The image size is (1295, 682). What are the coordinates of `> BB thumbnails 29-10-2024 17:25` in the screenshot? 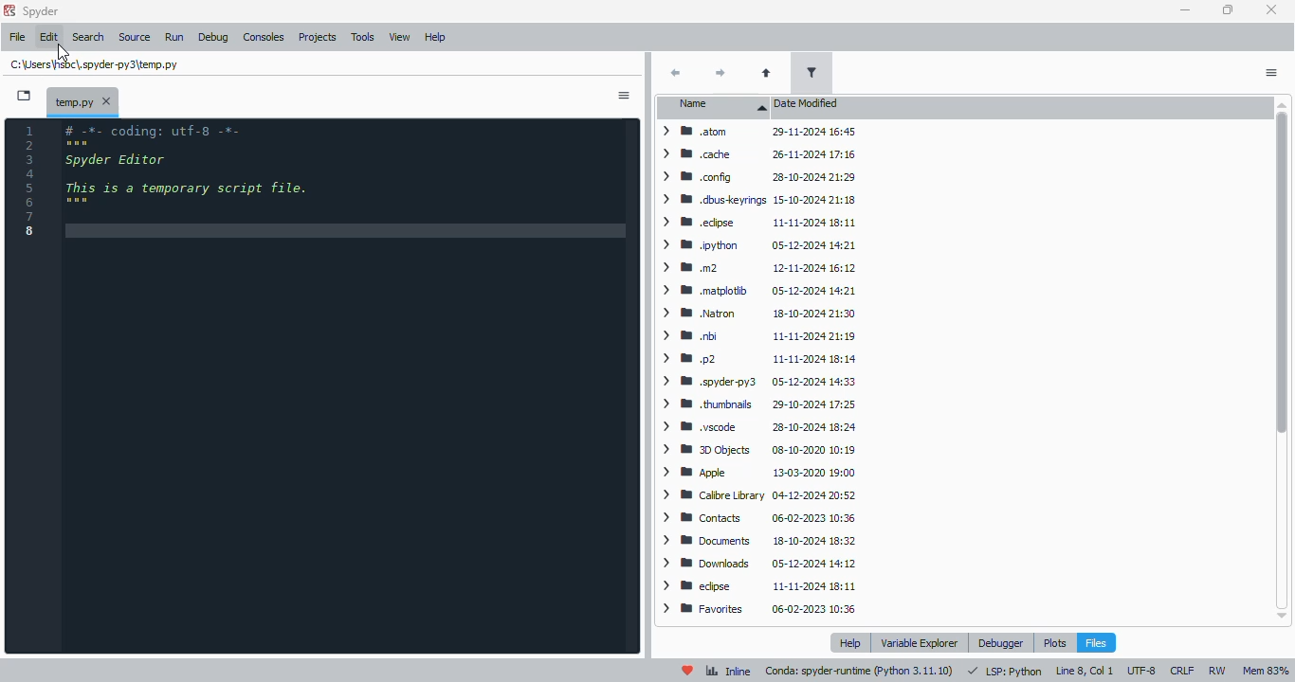 It's located at (758, 404).